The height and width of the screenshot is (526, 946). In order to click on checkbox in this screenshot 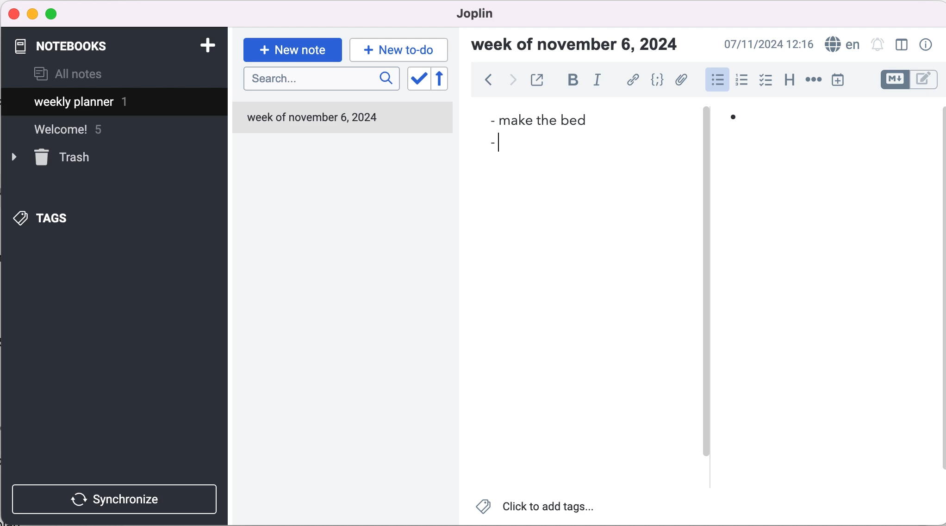, I will do `click(766, 80)`.